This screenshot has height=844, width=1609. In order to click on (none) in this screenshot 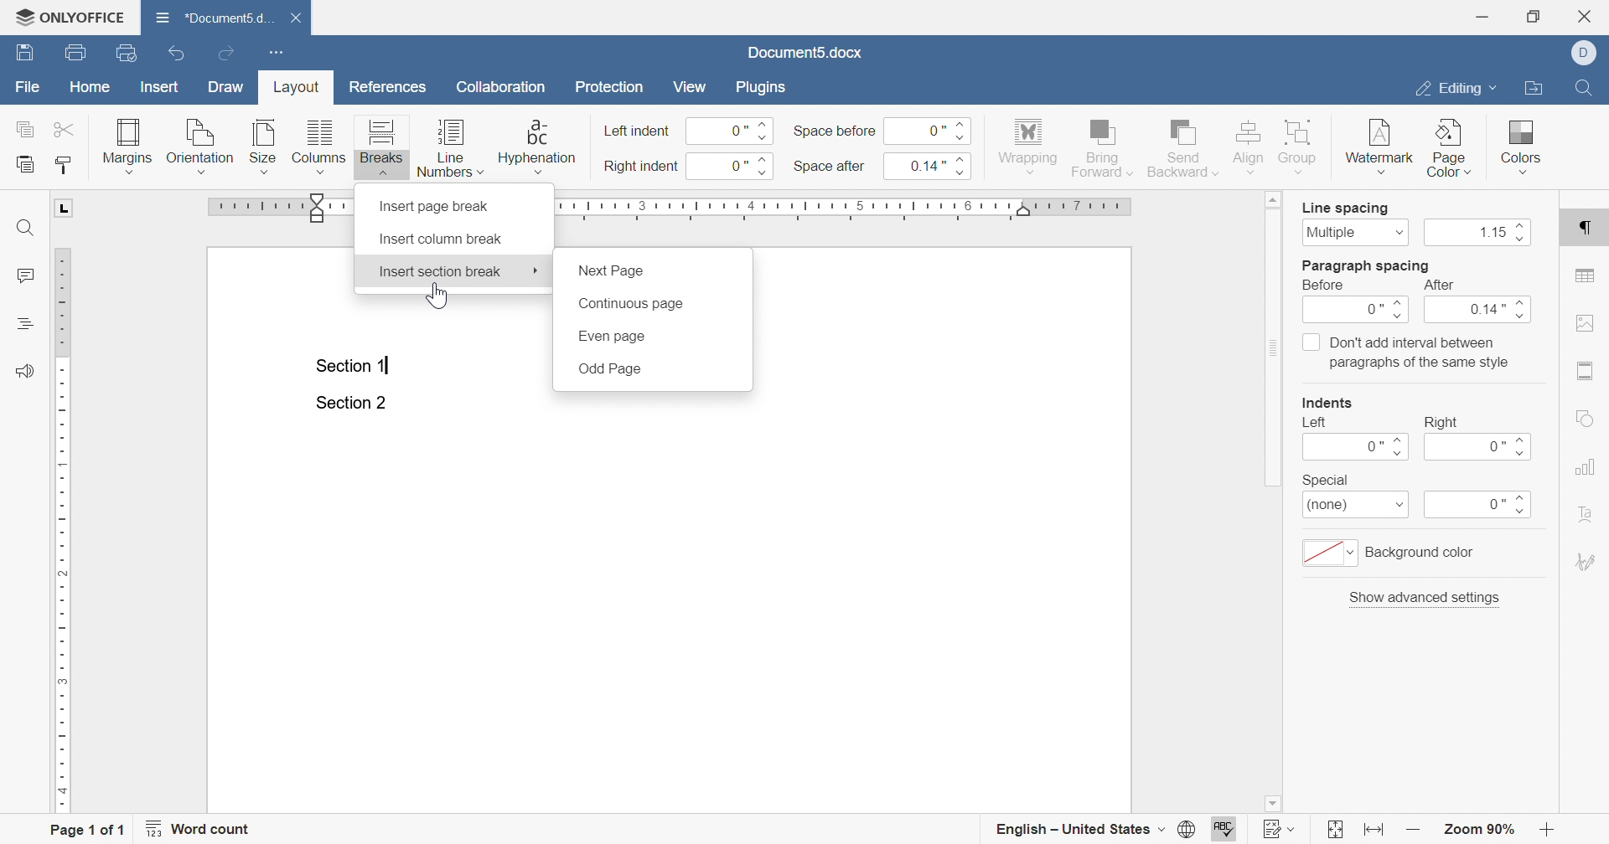, I will do `click(1357, 507)`.